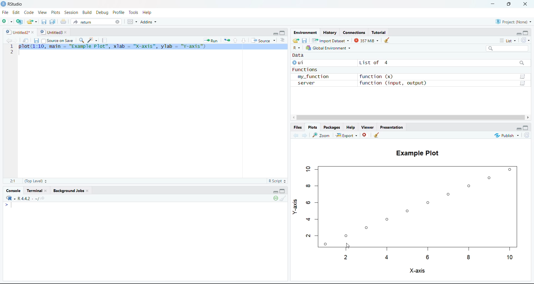  What do you see at coordinates (6, 12) in the screenshot?
I see `File` at bounding box center [6, 12].